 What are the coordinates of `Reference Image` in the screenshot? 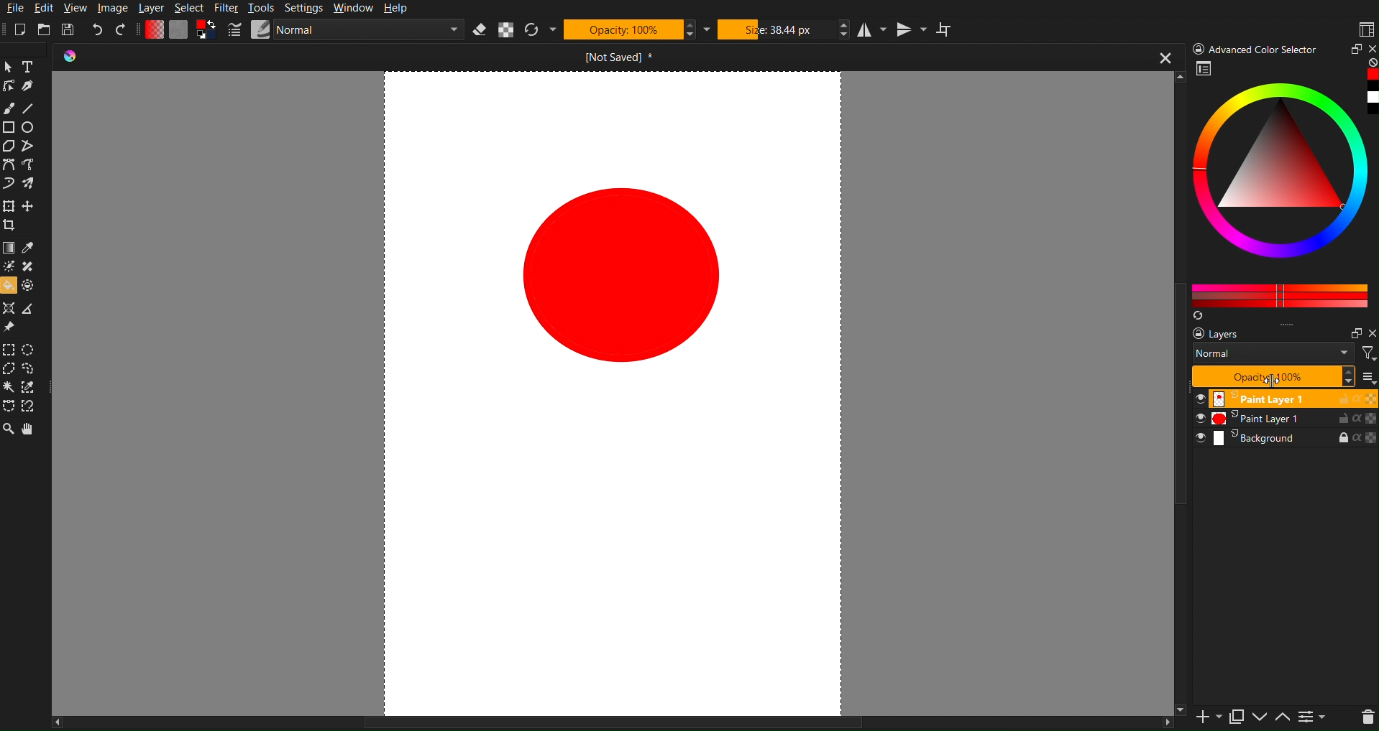 It's located at (9, 328).